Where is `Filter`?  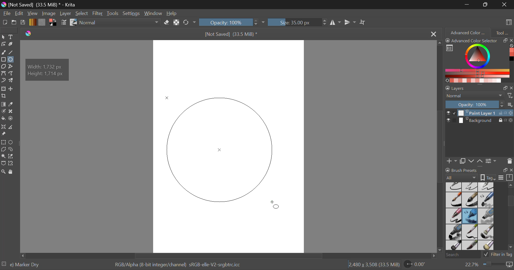 Filter is located at coordinates (98, 14).